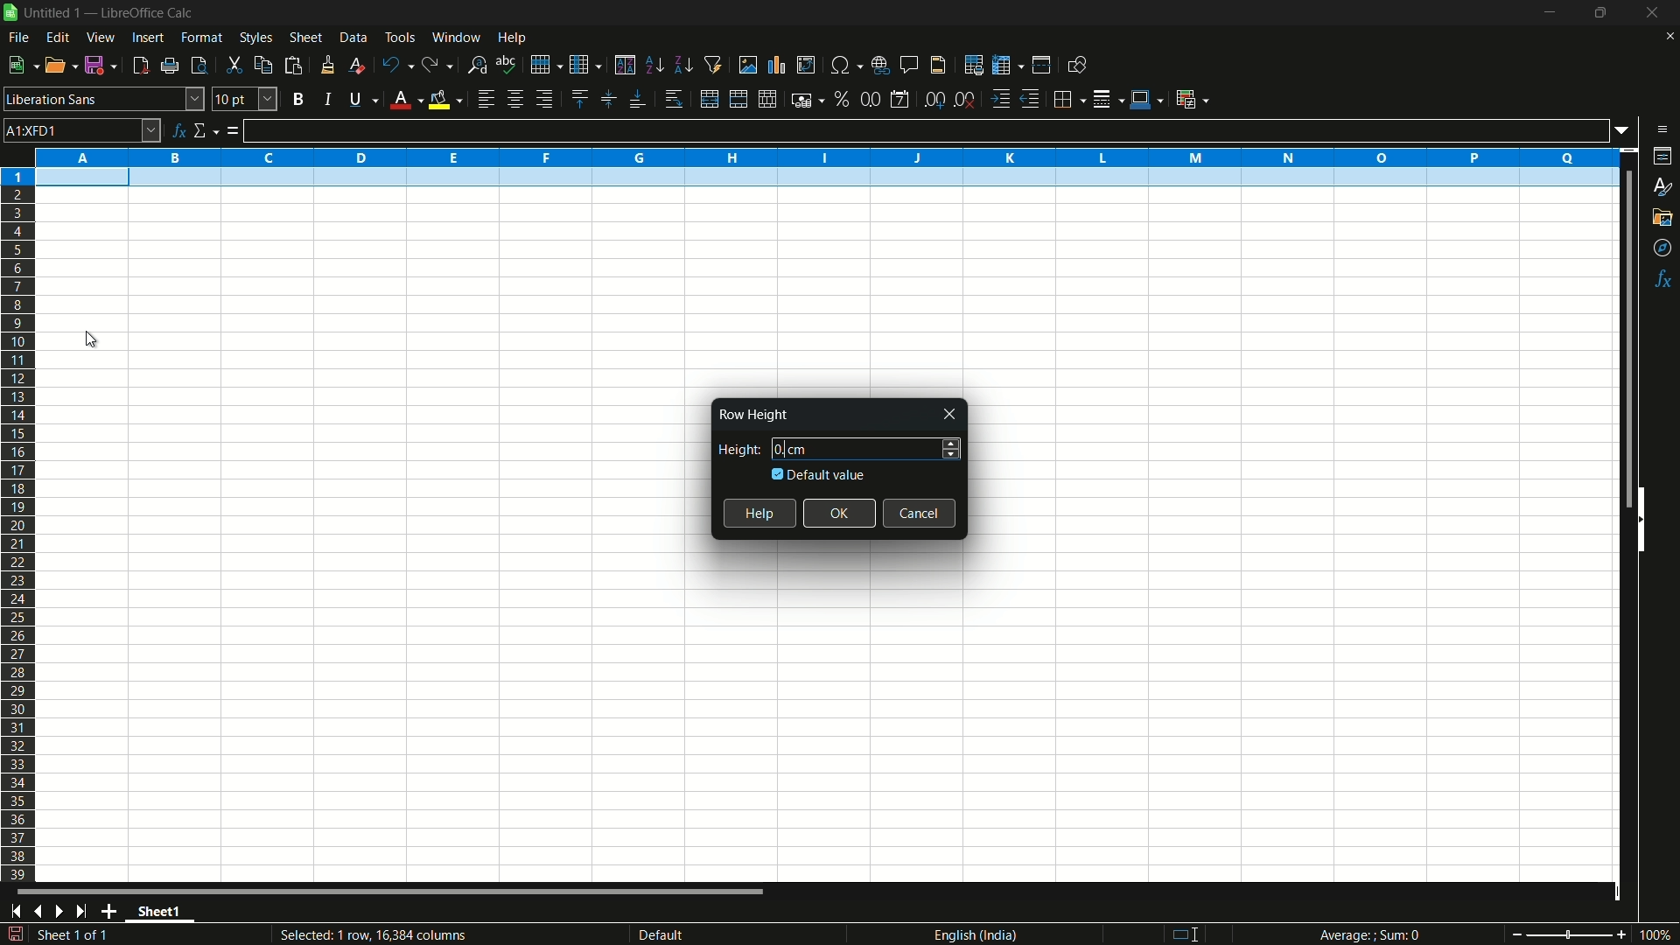 This screenshot has width=1680, height=945. Describe the element at coordinates (937, 101) in the screenshot. I see `add decimal place` at that location.